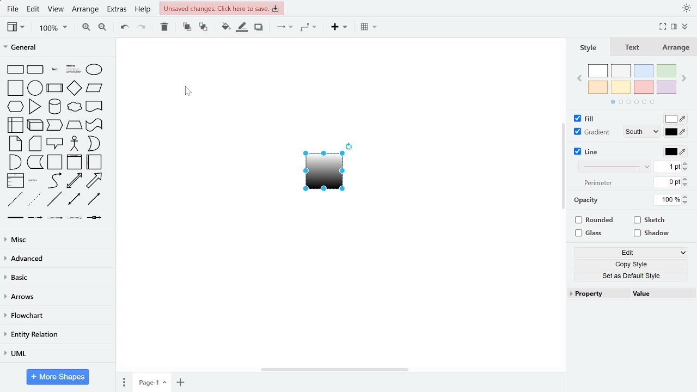  What do you see at coordinates (686, 203) in the screenshot?
I see `decrease opacity` at bounding box center [686, 203].